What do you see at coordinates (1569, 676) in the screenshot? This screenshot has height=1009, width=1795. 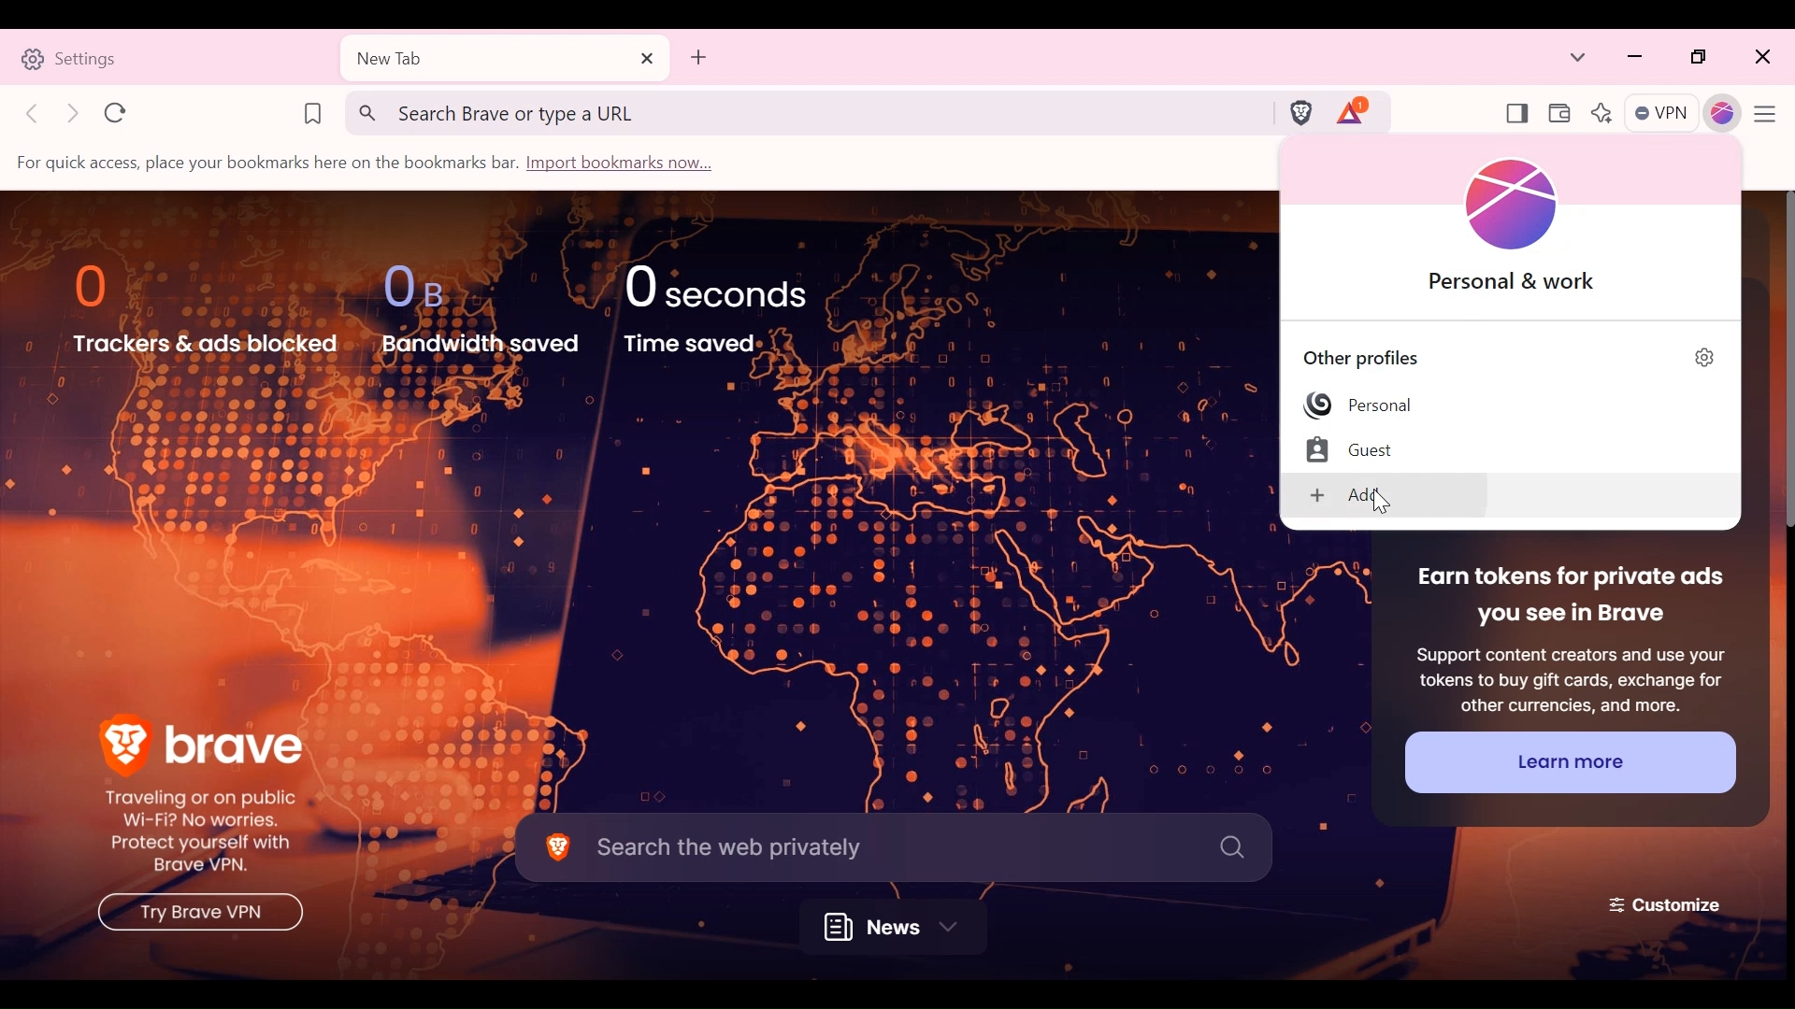 I see `a Support content creators and use your
tokens to buy gift cards, exchange for
other currencies, and more.` at bounding box center [1569, 676].